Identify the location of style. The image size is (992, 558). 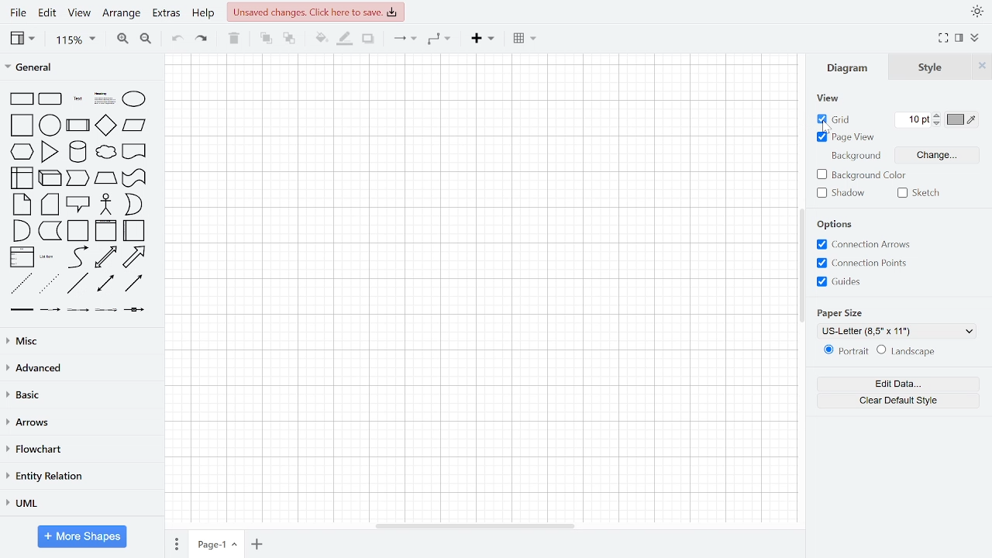
(932, 67).